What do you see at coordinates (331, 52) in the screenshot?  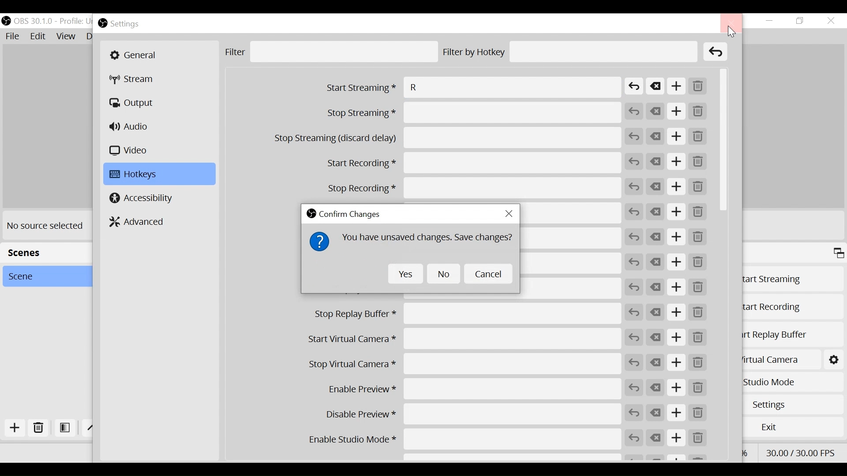 I see `Filter` at bounding box center [331, 52].